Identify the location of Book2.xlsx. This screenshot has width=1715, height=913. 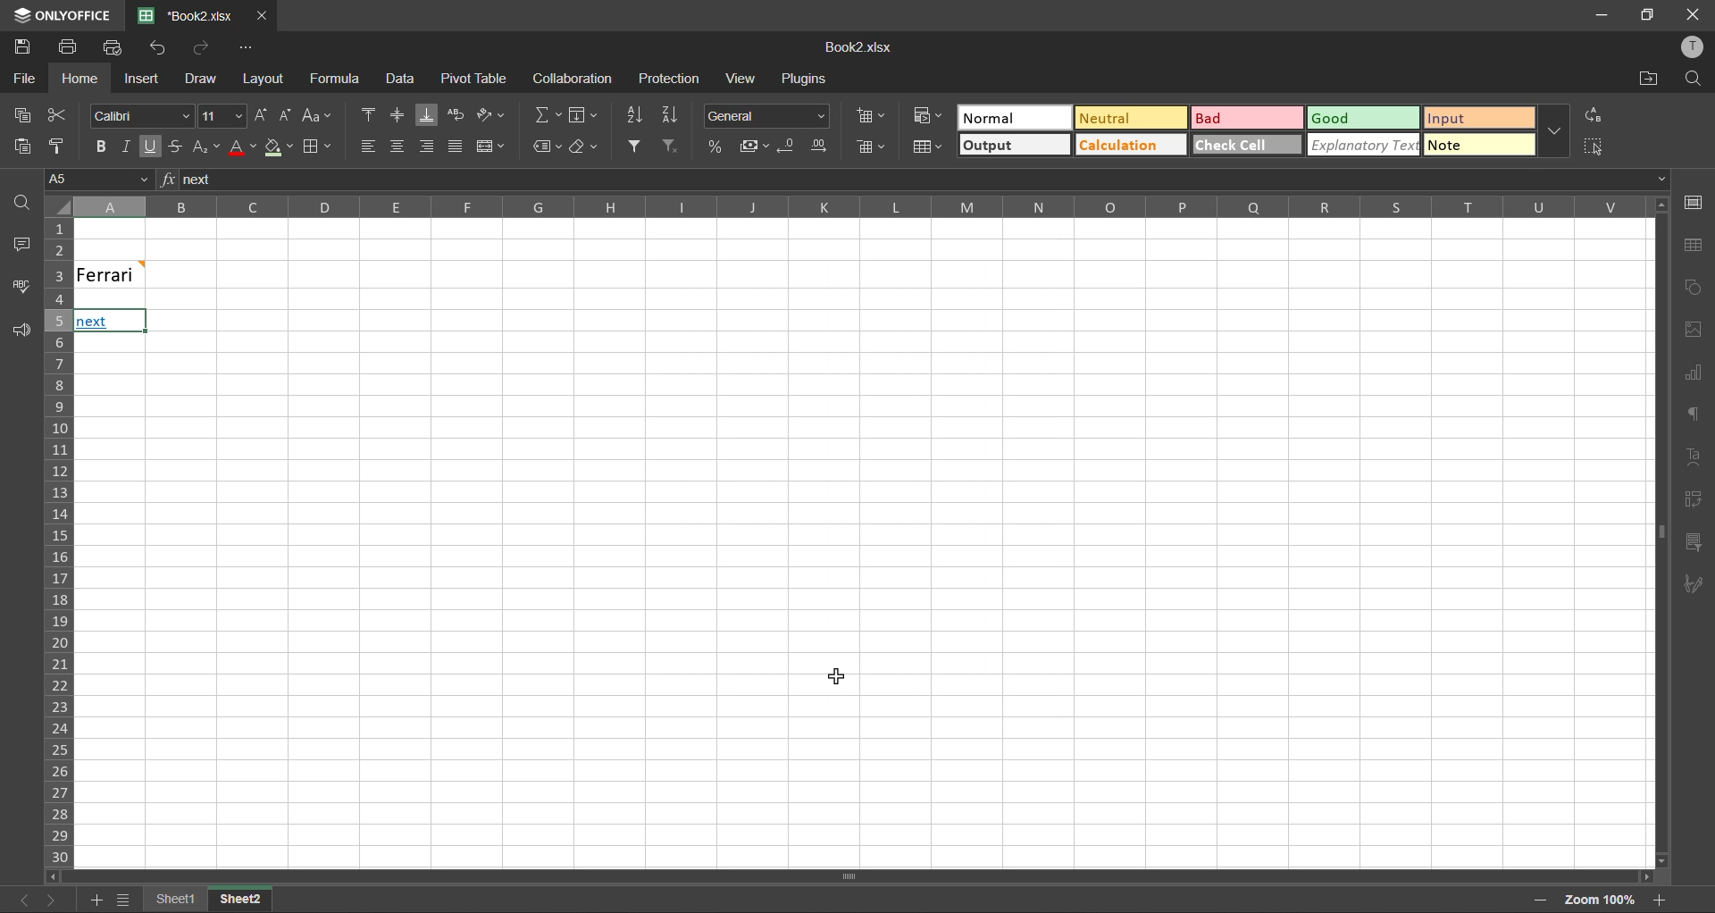
(857, 48).